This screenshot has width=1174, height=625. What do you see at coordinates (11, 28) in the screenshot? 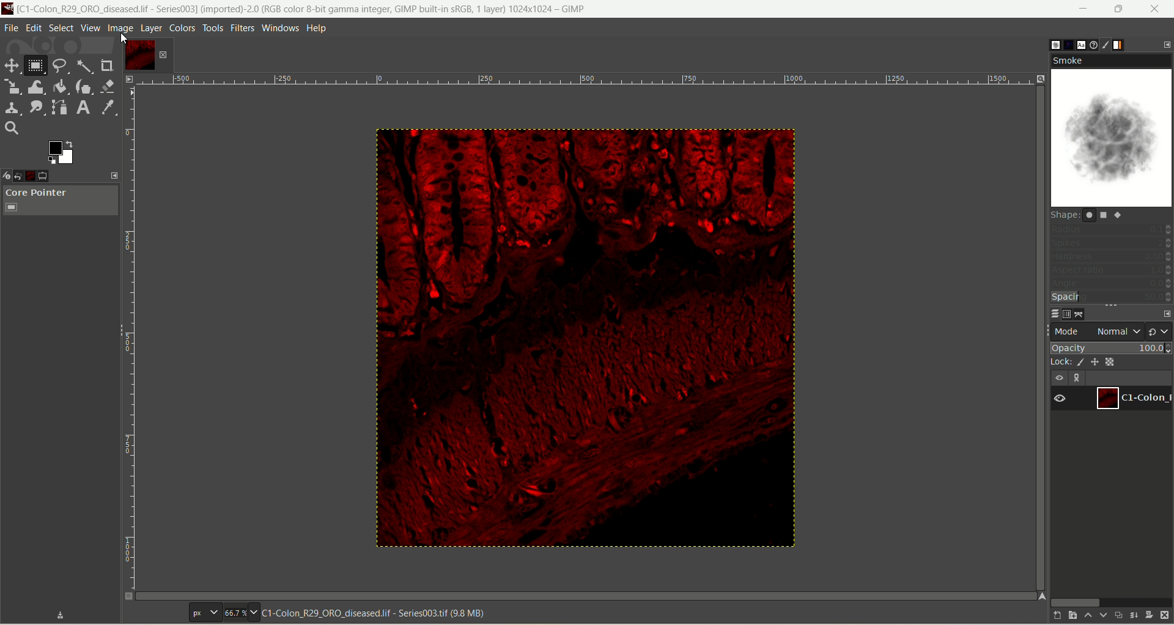
I see `file` at bounding box center [11, 28].